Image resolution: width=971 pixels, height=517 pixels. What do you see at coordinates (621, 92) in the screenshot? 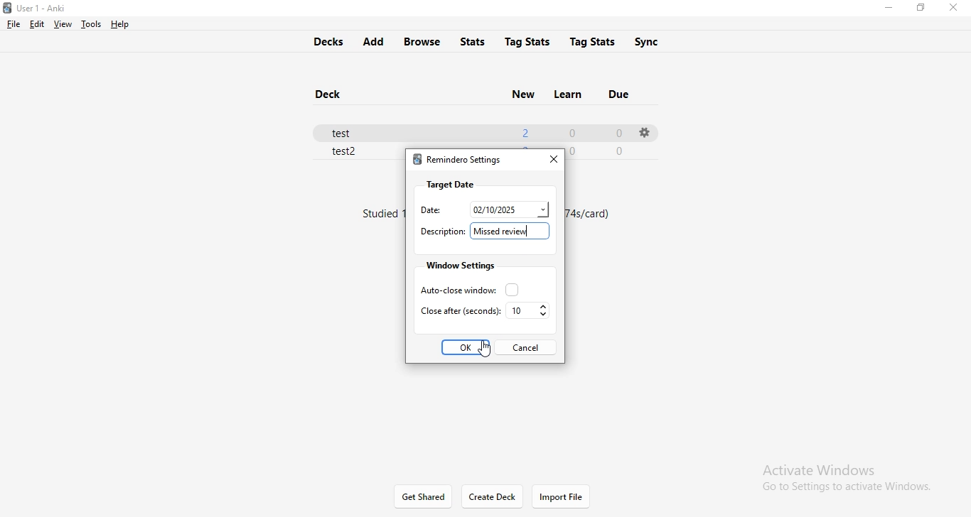
I see `due` at bounding box center [621, 92].